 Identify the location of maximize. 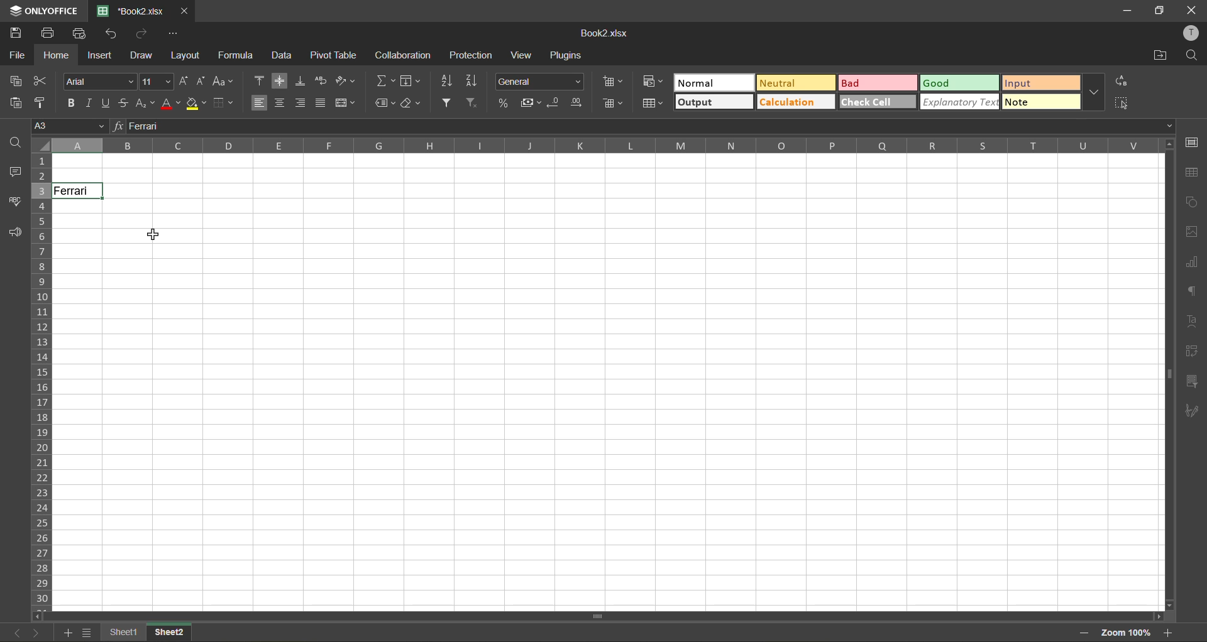
(1159, 9).